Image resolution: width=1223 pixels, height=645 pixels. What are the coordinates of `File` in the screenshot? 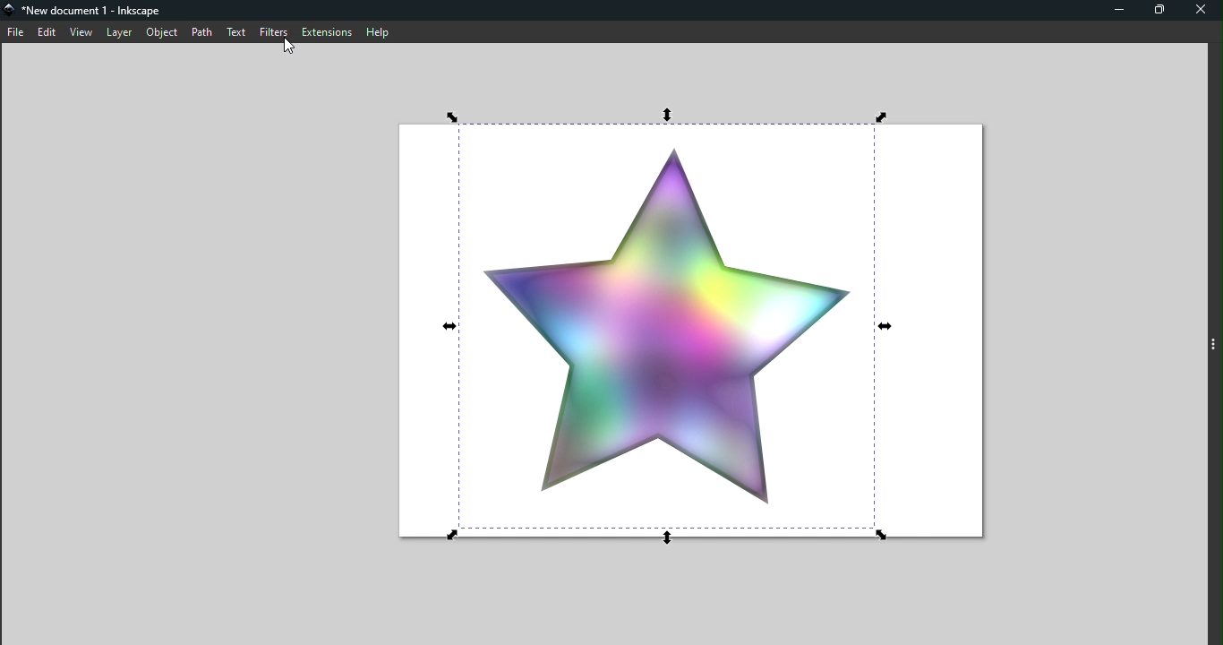 It's located at (15, 31).